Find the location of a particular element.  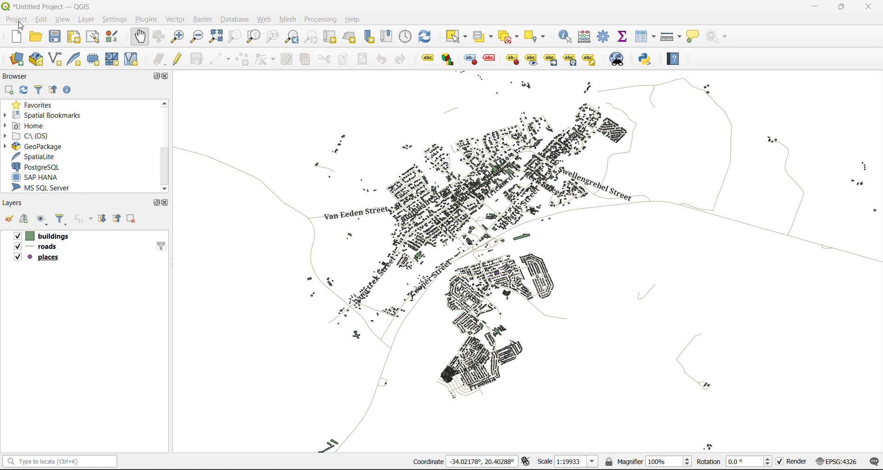

Rotate a label is located at coordinates (570, 58).